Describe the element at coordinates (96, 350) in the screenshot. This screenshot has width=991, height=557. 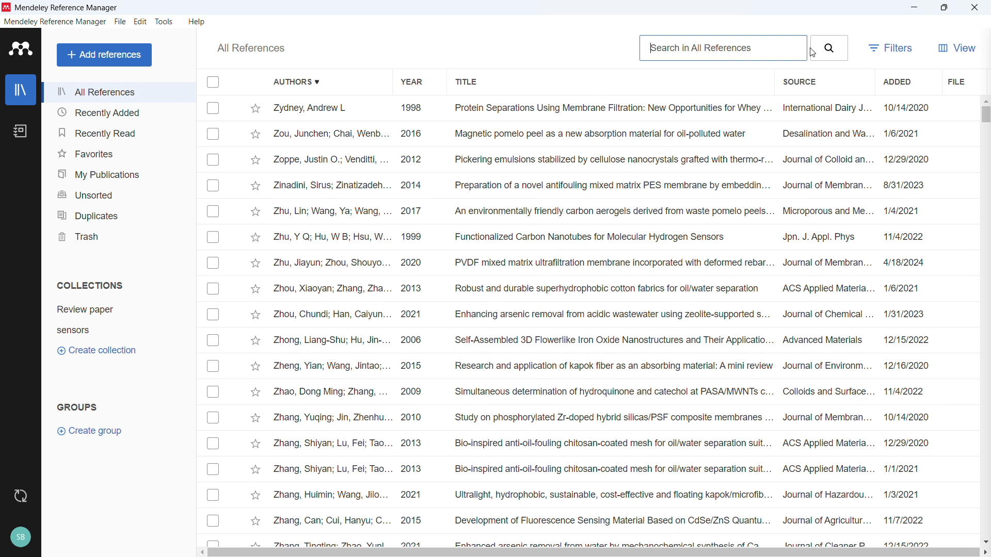
I see `Create collection ` at that location.